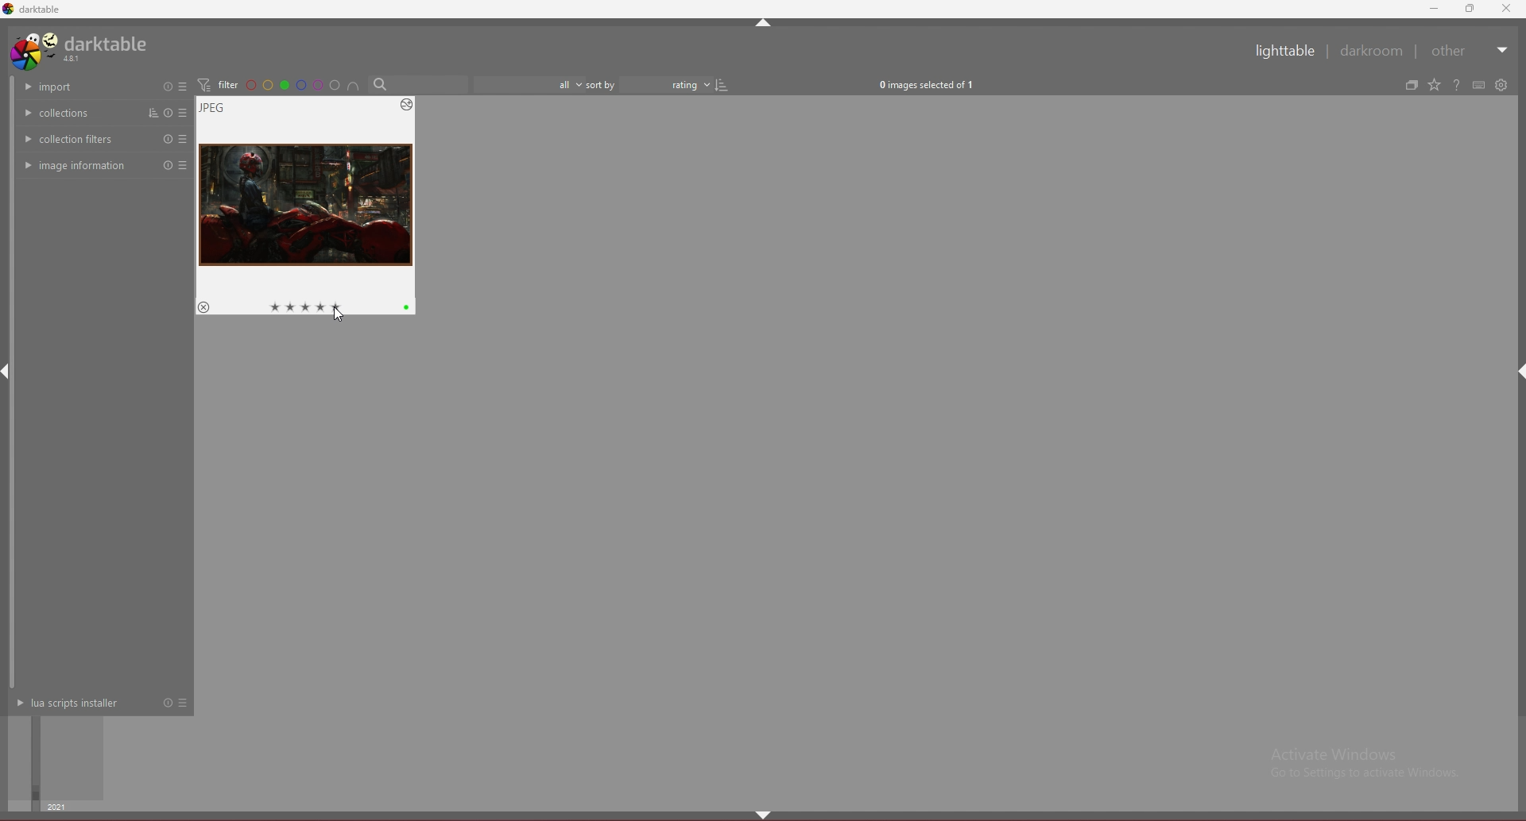  What do you see at coordinates (54, 758) in the screenshot?
I see `time selector` at bounding box center [54, 758].